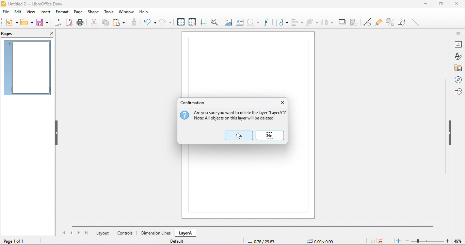  I want to click on transformation, so click(280, 23).